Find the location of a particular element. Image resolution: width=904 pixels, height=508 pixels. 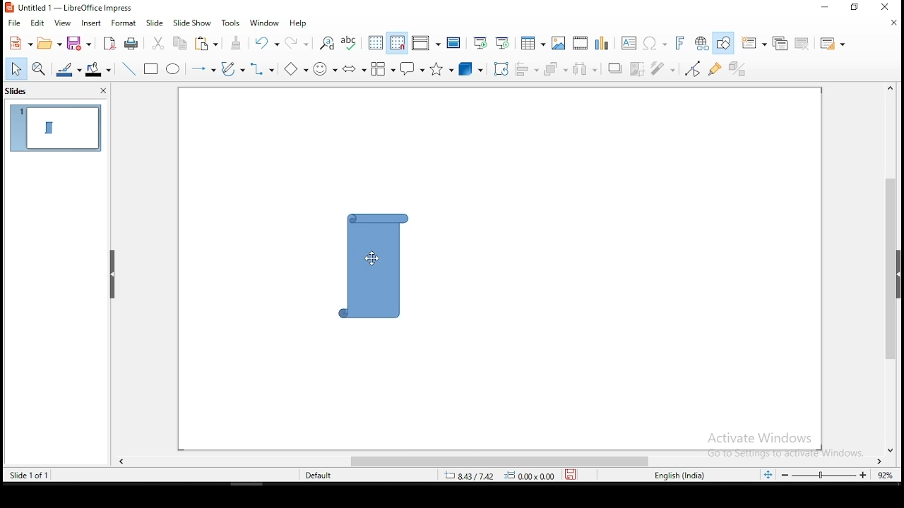

insert font work text is located at coordinates (680, 43).